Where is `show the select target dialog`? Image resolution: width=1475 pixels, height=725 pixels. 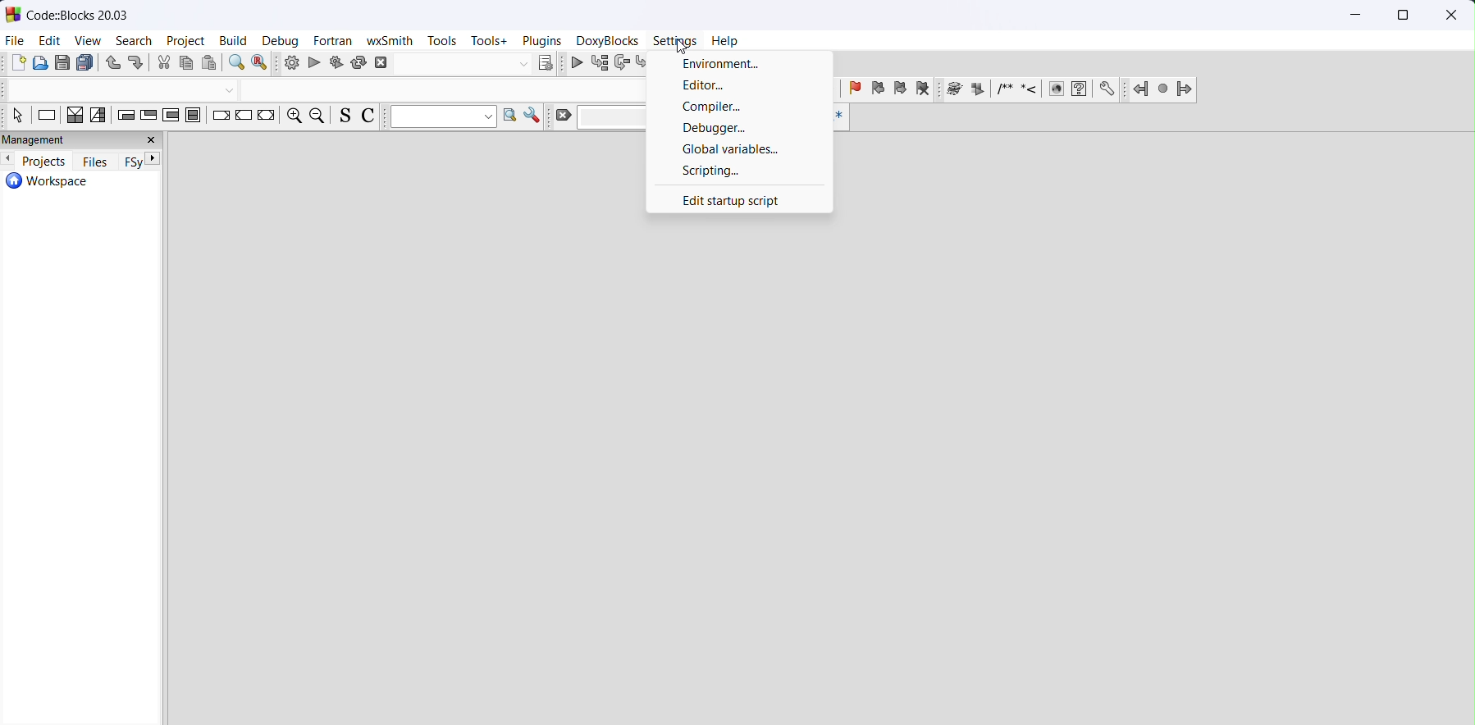
show the select target dialog is located at coordinates (545, 64).